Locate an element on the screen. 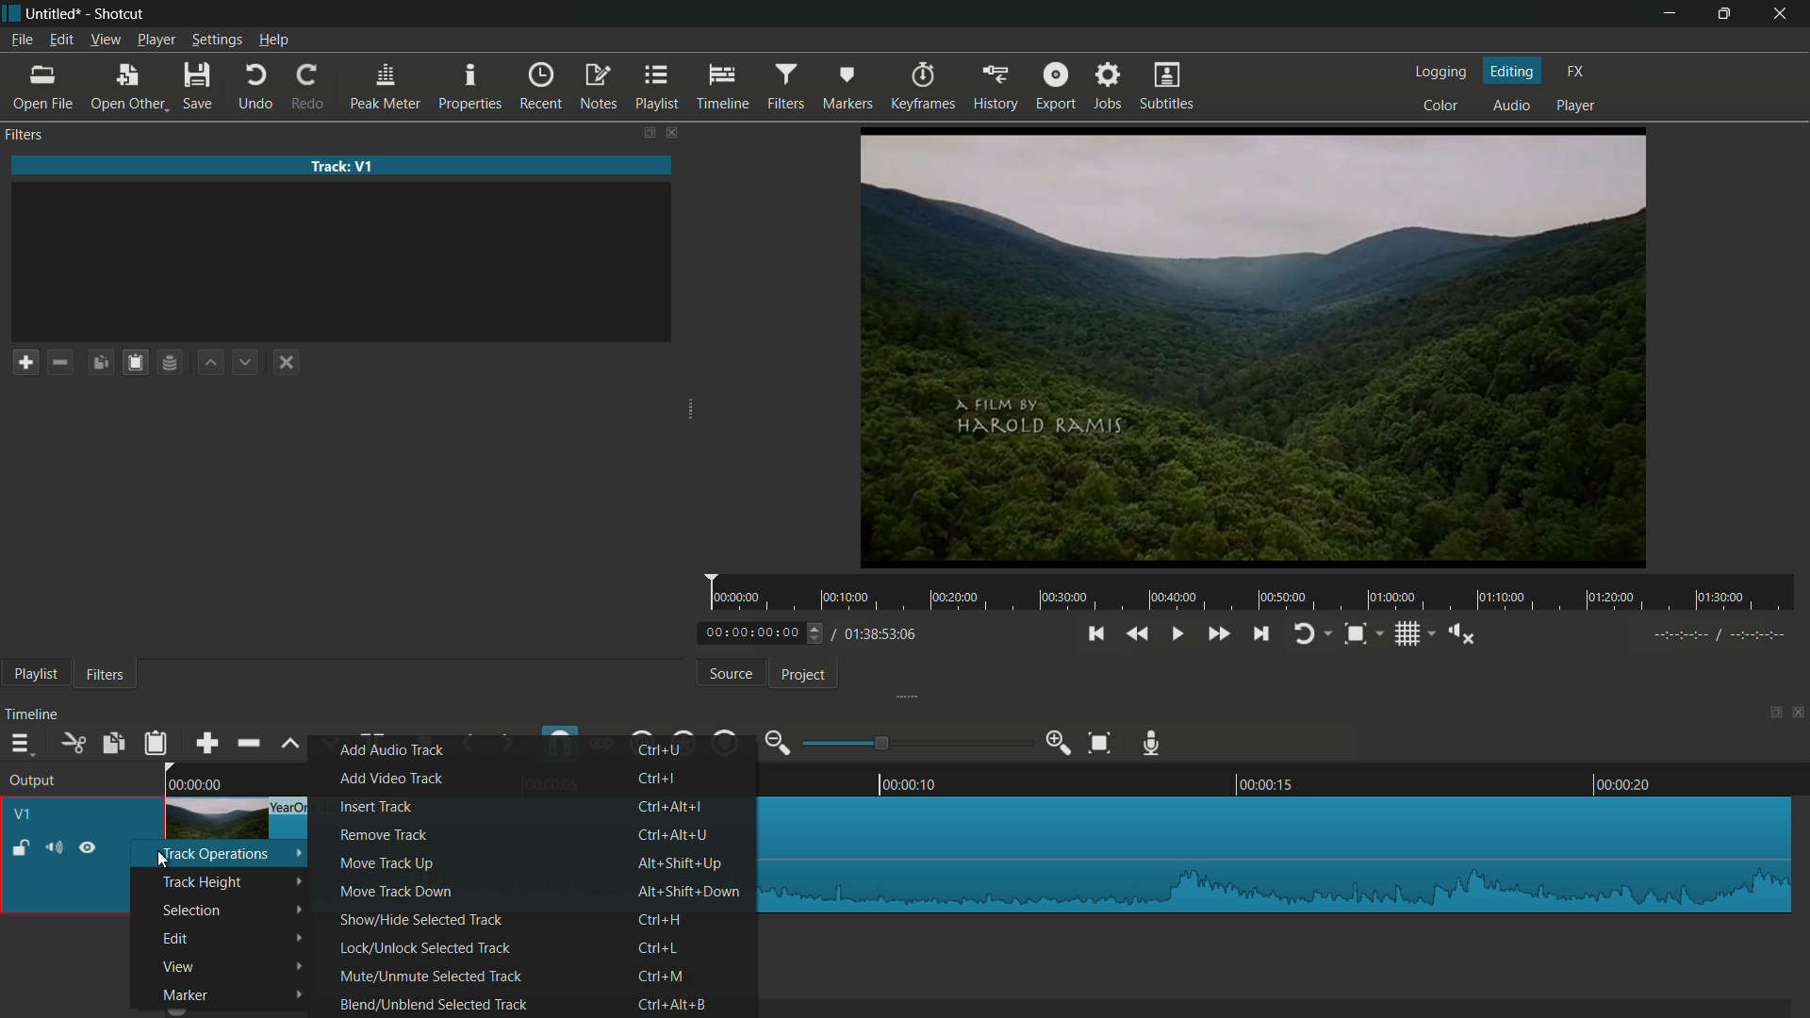 This screenshot has width=1810, height=1018. hide is located at coordinates (87, 848).